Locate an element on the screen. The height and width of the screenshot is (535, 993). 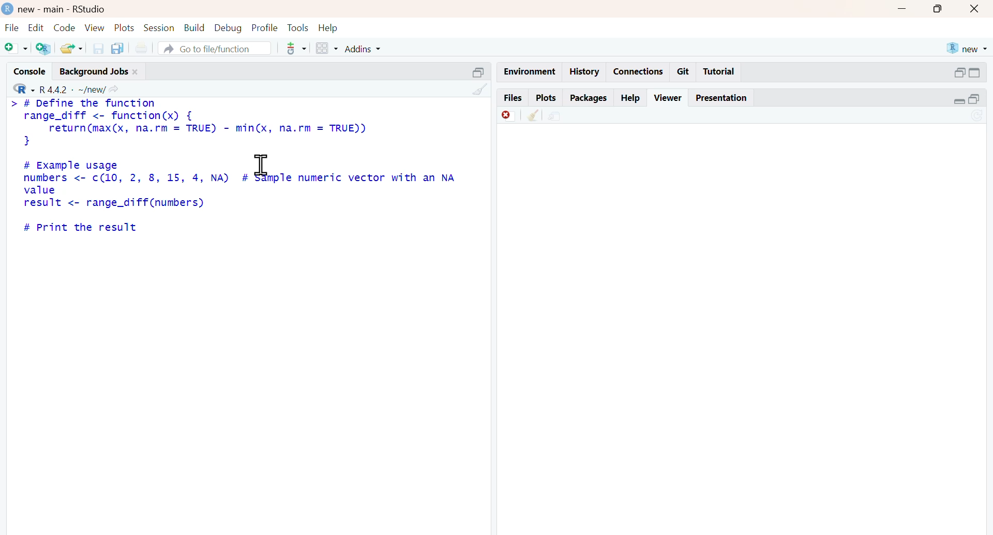
 is located at coordinates (479, 72).